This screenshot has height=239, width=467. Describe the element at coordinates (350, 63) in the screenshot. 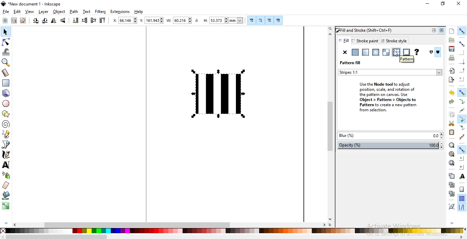

I see `pattern fill` at that location.